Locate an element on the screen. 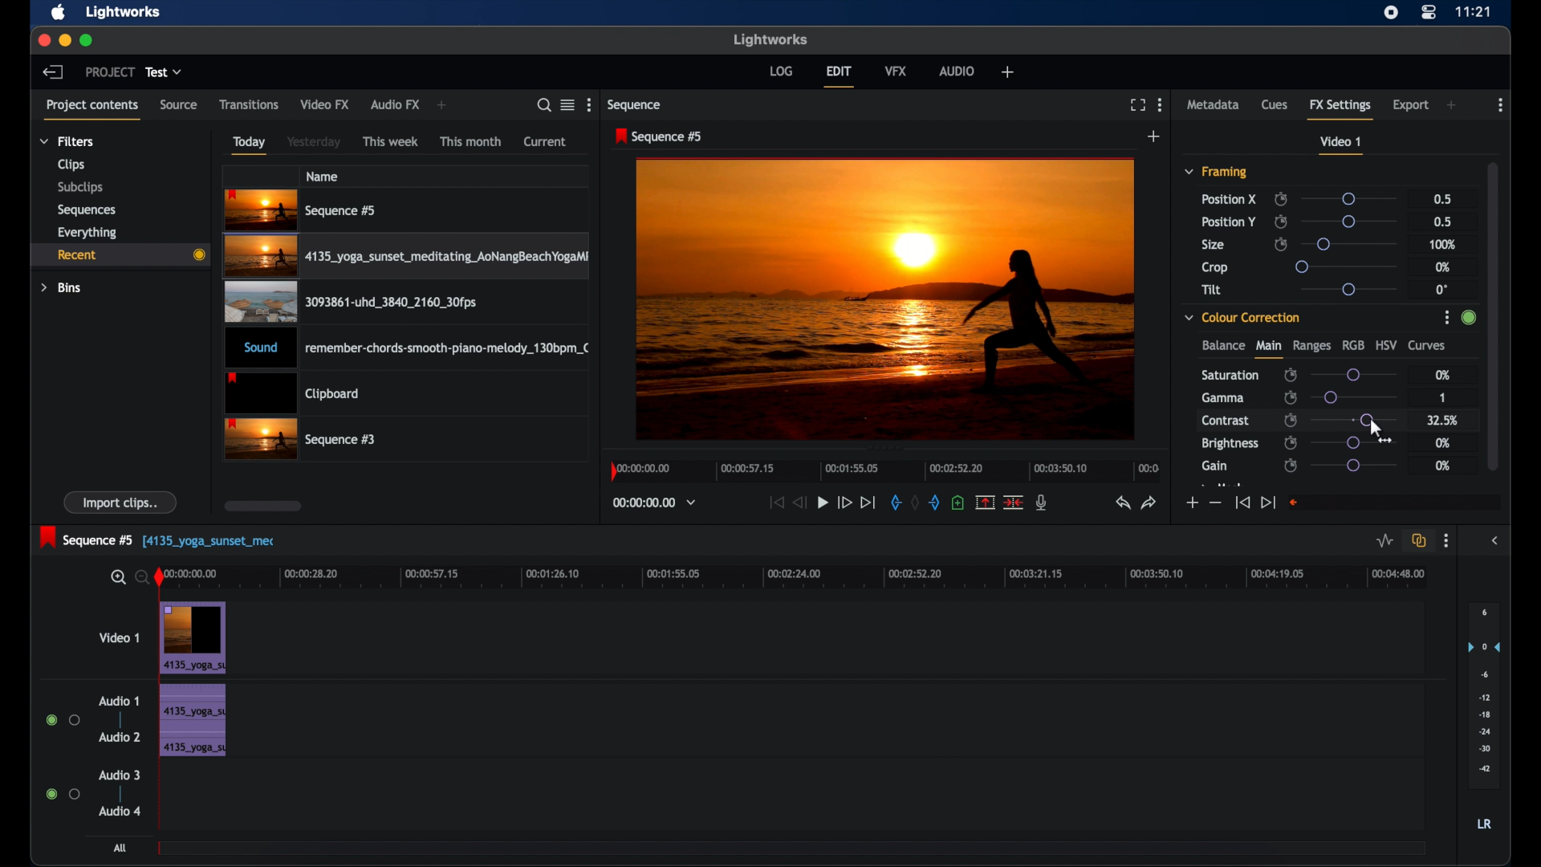 The image size is (1541, 867). add is located at coordinates (1453, 105).